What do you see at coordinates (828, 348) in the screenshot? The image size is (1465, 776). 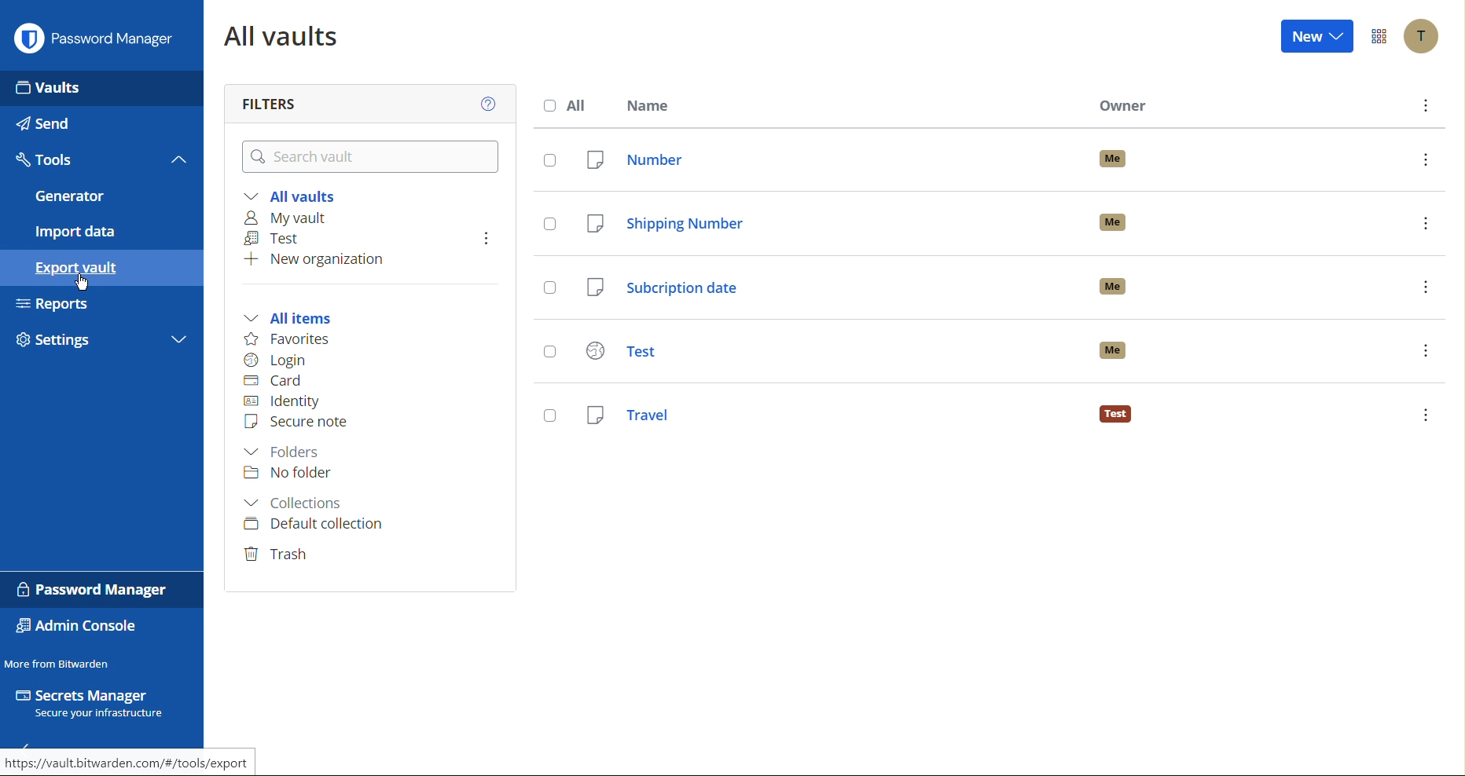 I see `Test` at bounding box center [828, 348].